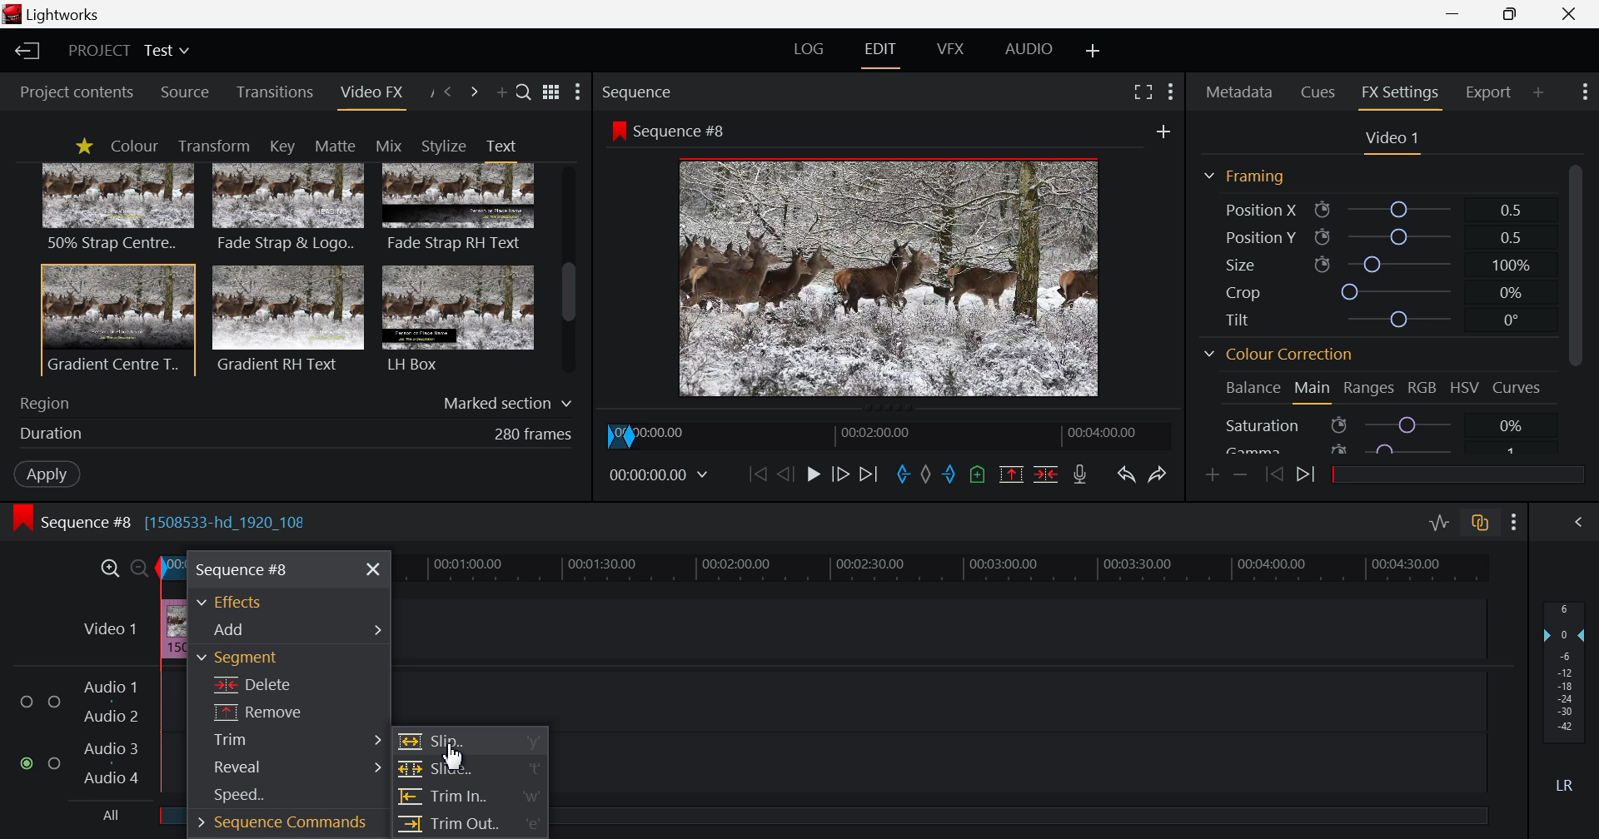 This screenshot has width=1599, height=839. Describe the element at coordinates (1399, 92) in the screenshot. I see `FX Settings` at that location.